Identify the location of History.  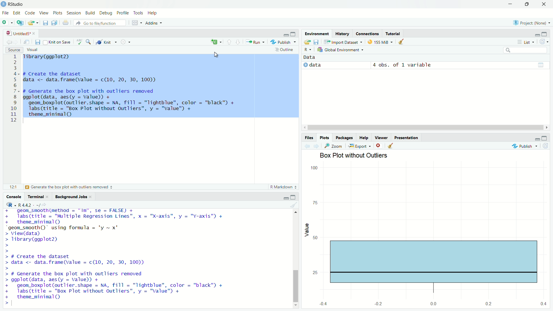
(343, 33).